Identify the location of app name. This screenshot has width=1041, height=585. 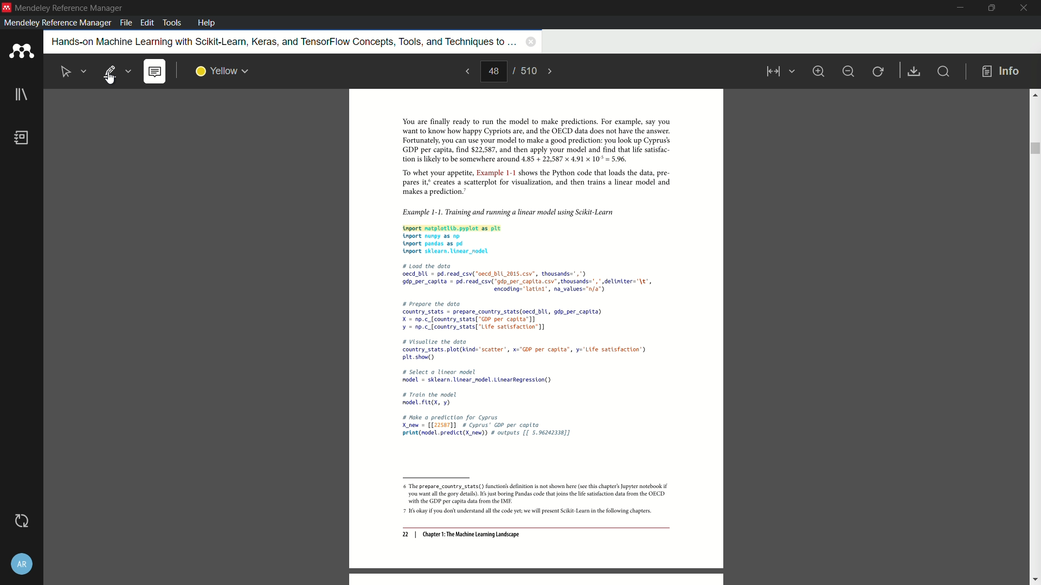
(70, 8).